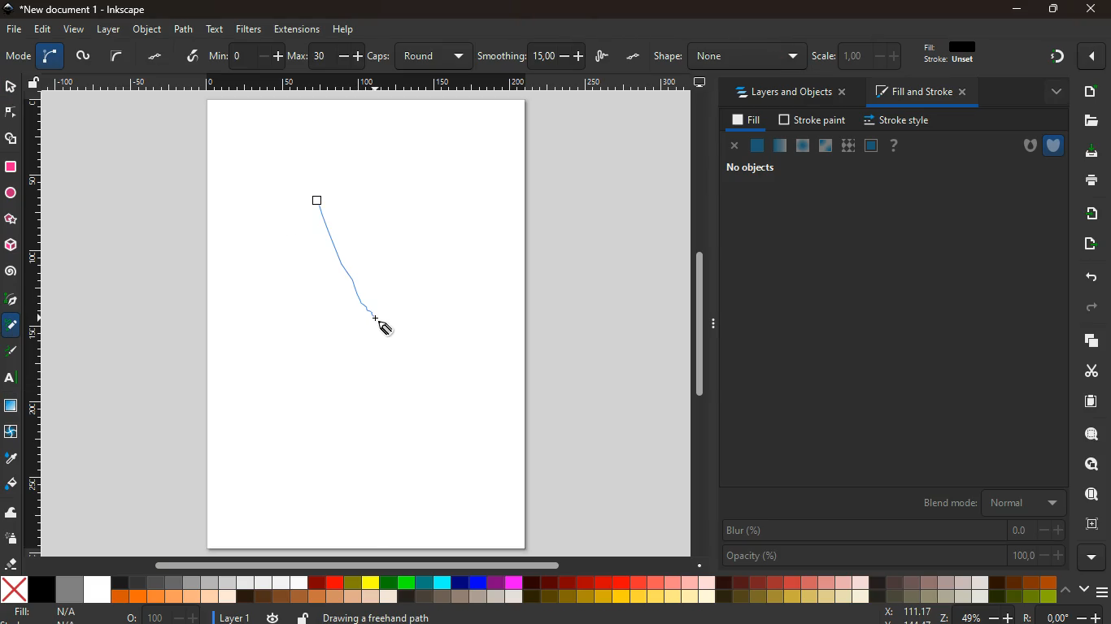 The image size is (1111, 624). I want to click on frame, so click(1096, 524).